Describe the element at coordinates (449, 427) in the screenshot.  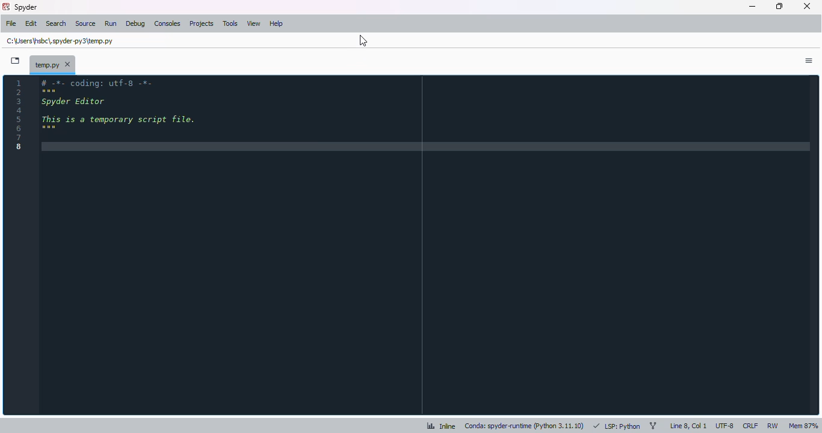
I see `Inline` at that location.